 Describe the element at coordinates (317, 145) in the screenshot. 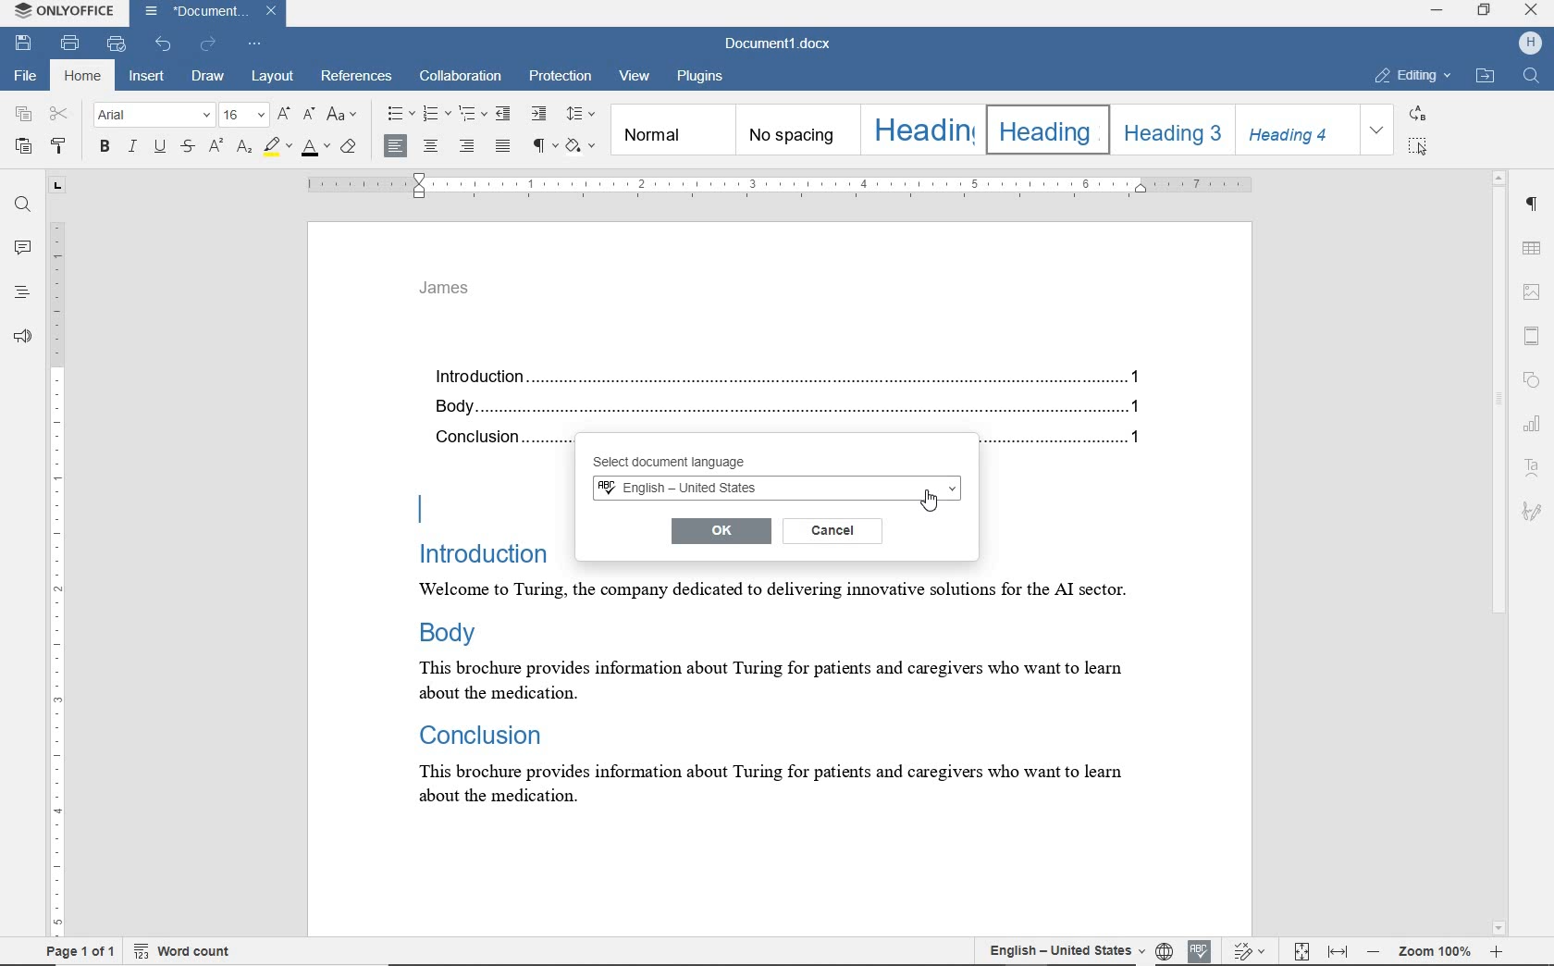

I see `font color` at that location.